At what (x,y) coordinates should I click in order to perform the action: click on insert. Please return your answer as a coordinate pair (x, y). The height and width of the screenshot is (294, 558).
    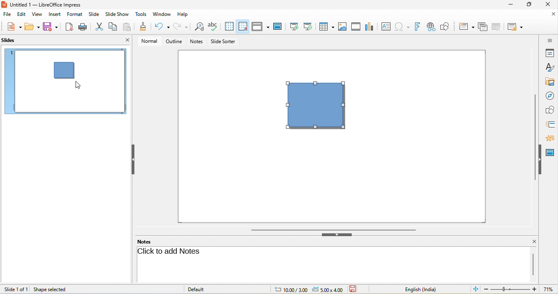
    Looking at the image, I should click on (57, 15).